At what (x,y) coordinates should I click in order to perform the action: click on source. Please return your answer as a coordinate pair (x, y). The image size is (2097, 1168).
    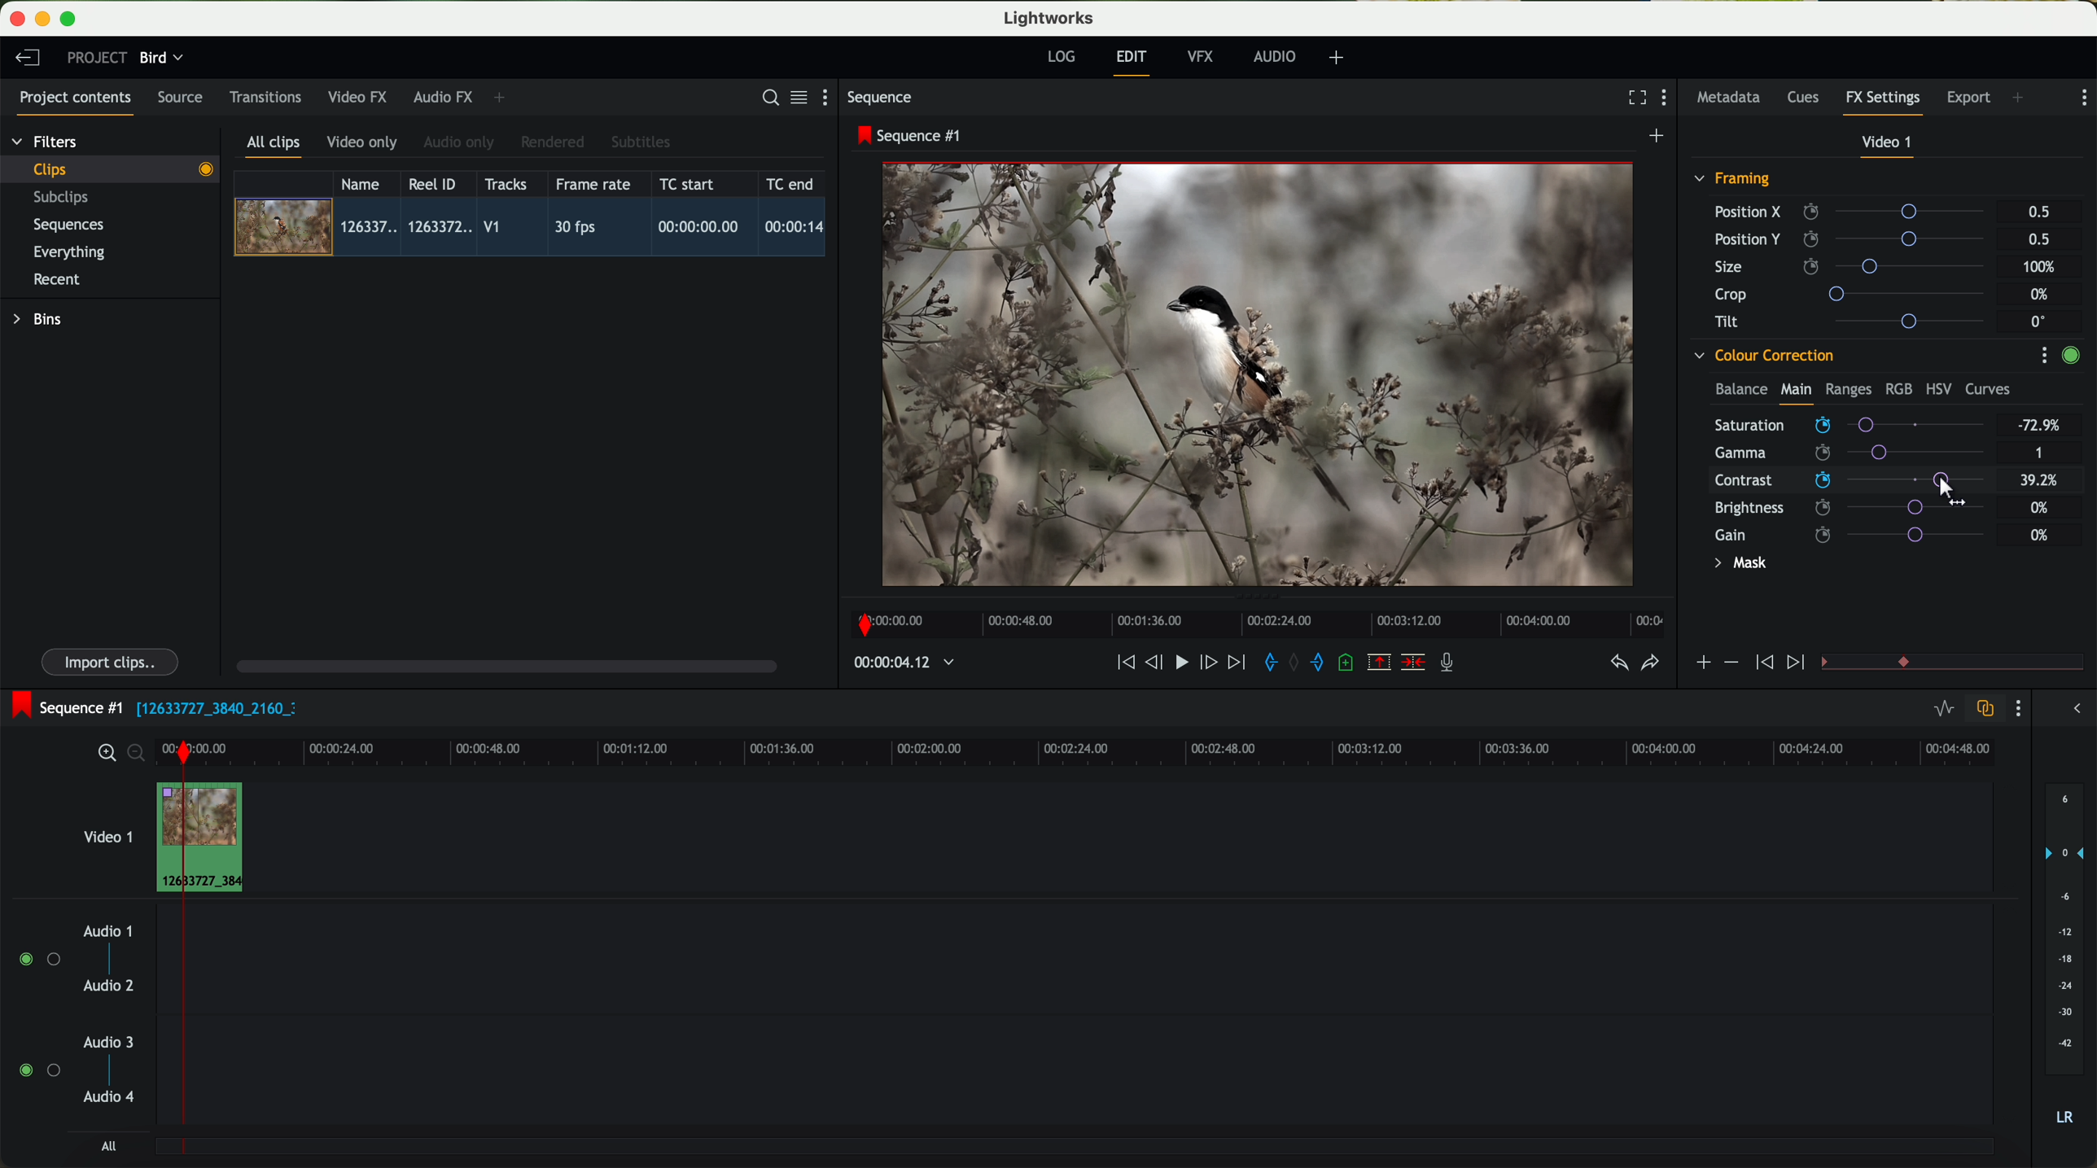
    Looking at the image, I should click on (180, 98).